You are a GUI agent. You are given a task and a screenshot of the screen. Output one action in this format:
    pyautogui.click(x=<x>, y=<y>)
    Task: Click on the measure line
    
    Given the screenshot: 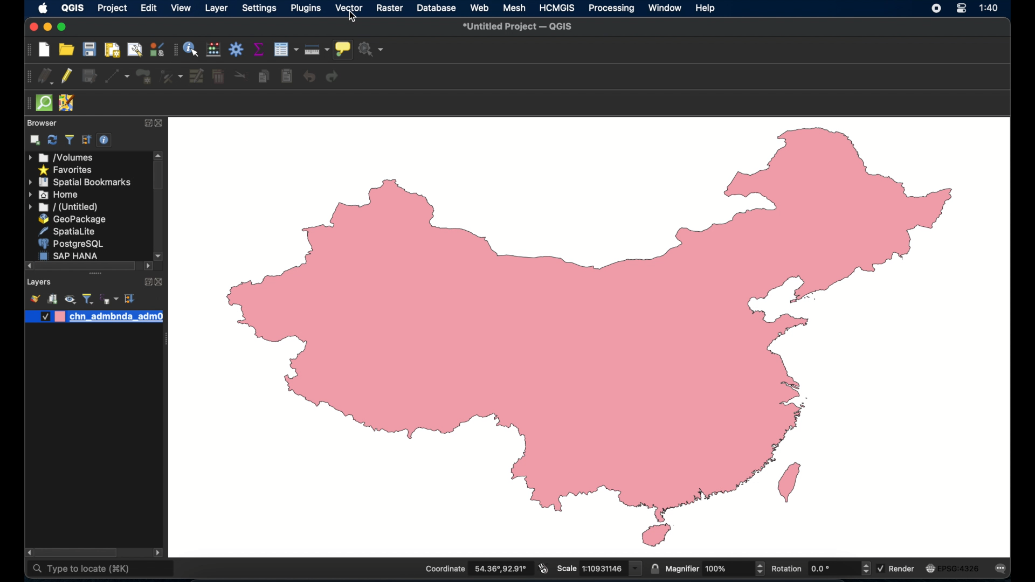 What is the action you would take?
    pyautogui.click(x=316, y=49)
    